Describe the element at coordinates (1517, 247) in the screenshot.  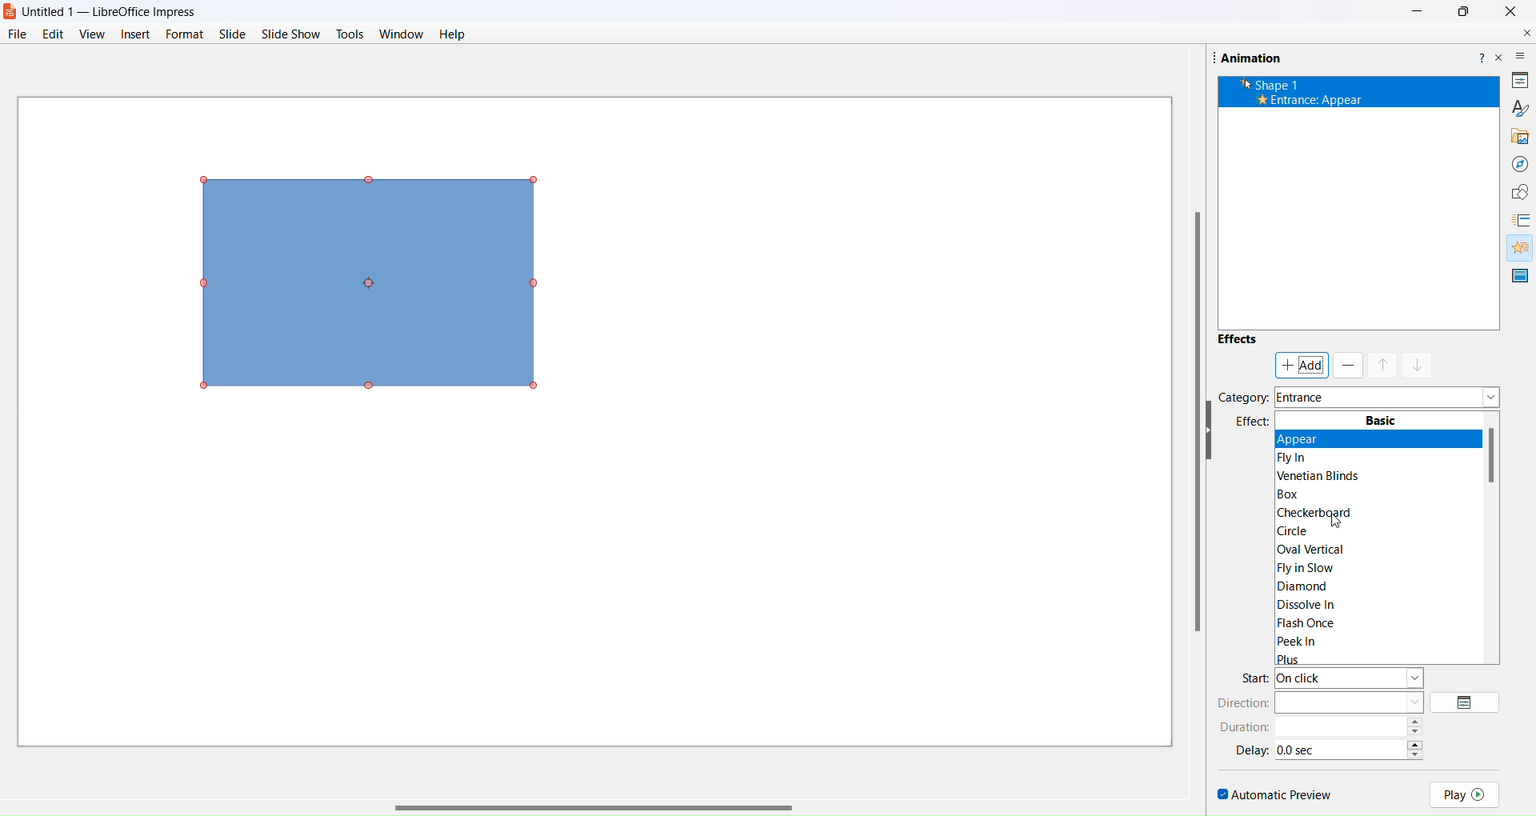
I see `animation` at that location.